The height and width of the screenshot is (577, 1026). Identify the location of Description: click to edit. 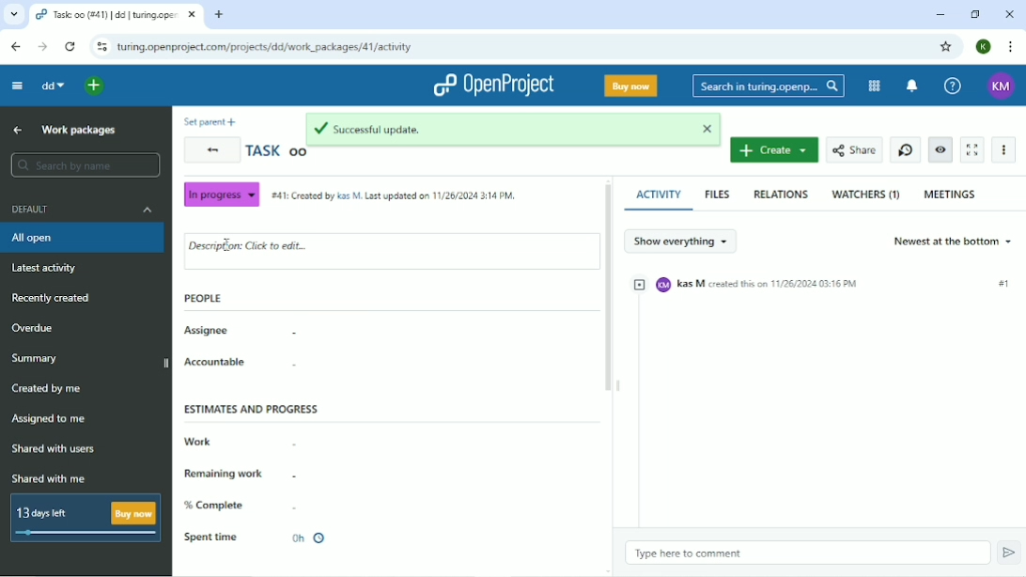
(251, 247).